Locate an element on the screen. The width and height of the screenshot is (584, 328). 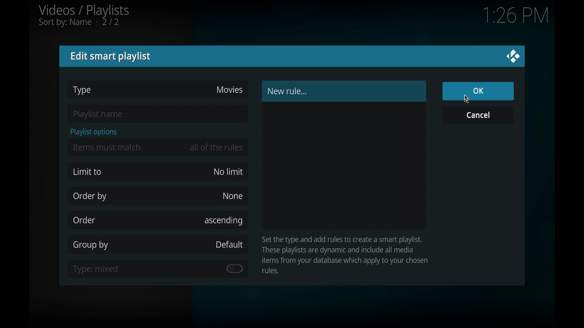
order by is located at coordinates (90, 196).